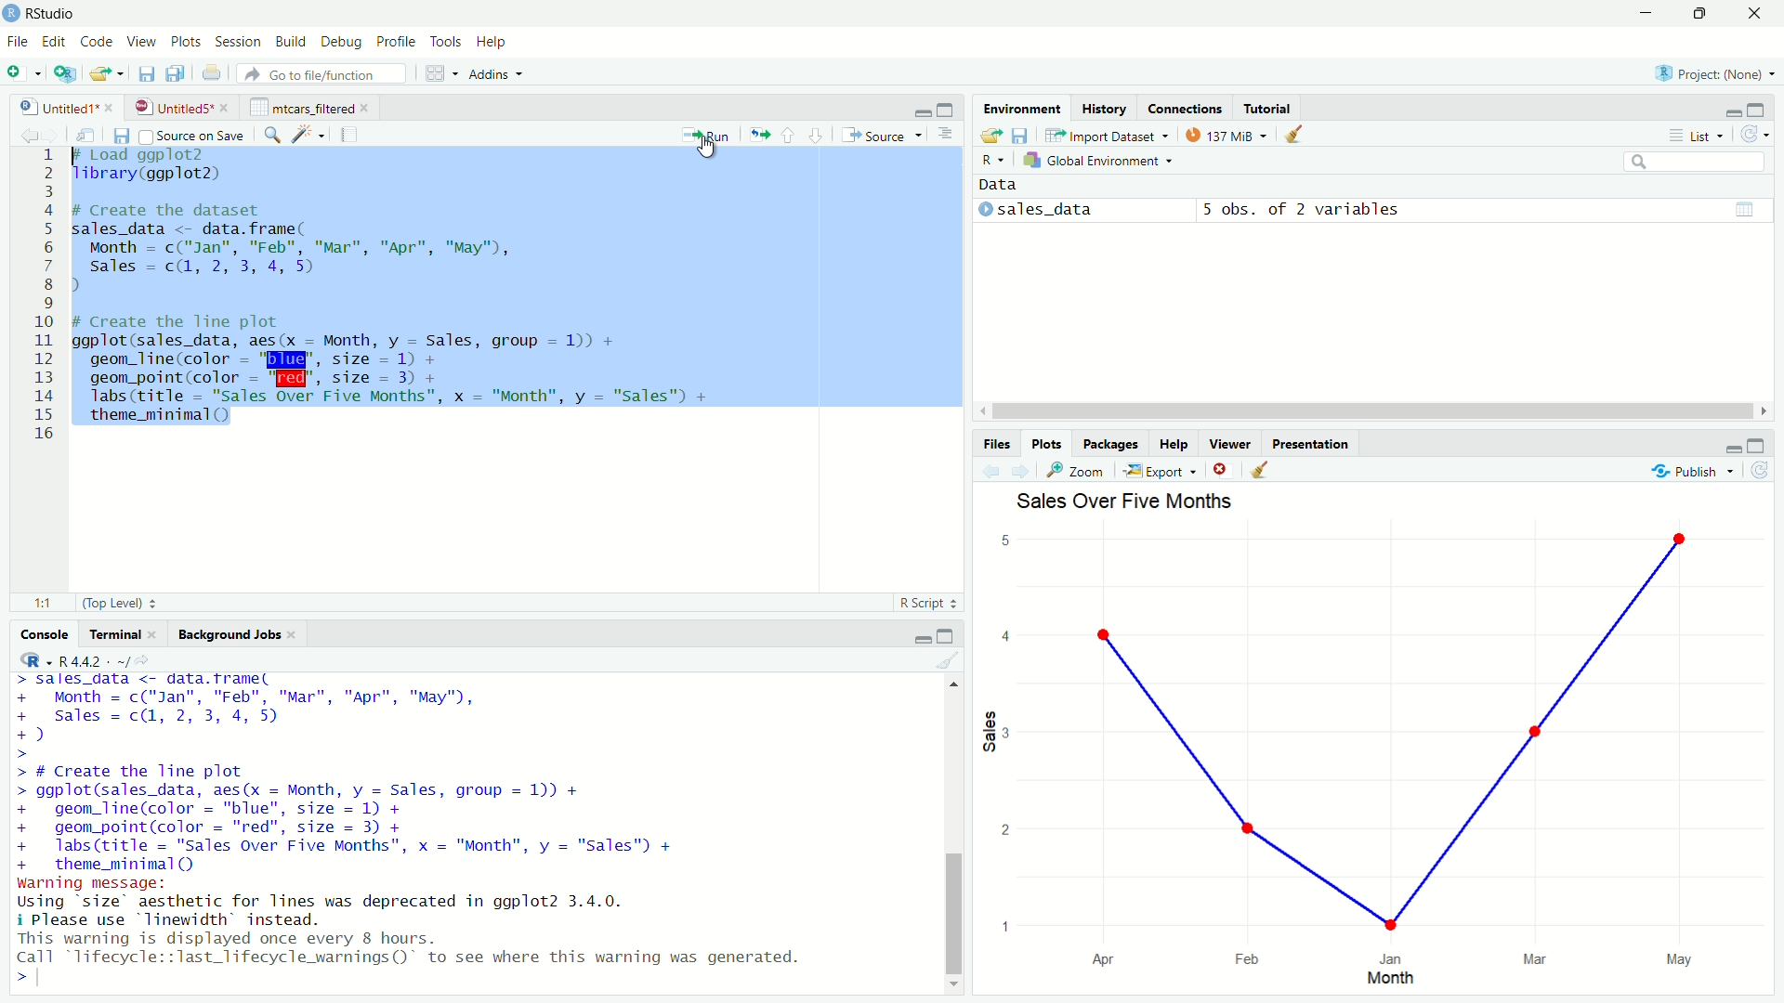  I want to click on print current file, so click(213, 74).